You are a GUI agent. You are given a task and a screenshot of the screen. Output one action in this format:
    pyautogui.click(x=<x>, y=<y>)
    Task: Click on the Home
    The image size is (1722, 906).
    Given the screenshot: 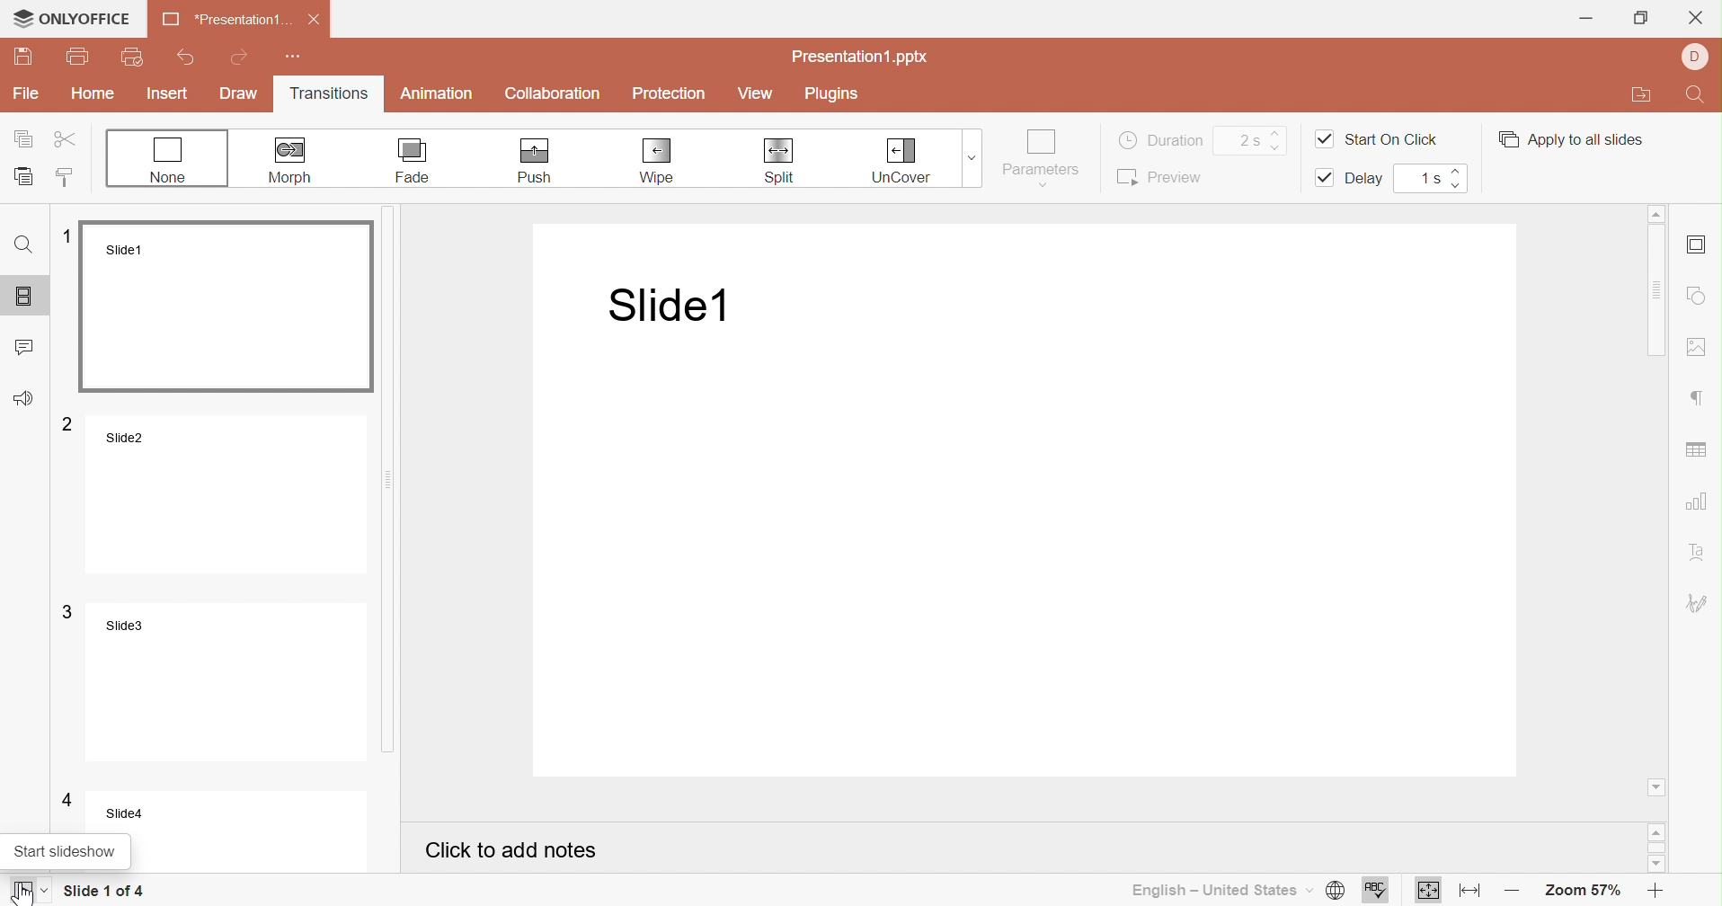 What is the action you would take?
    pyautogui.click(x=91, y=93)
    